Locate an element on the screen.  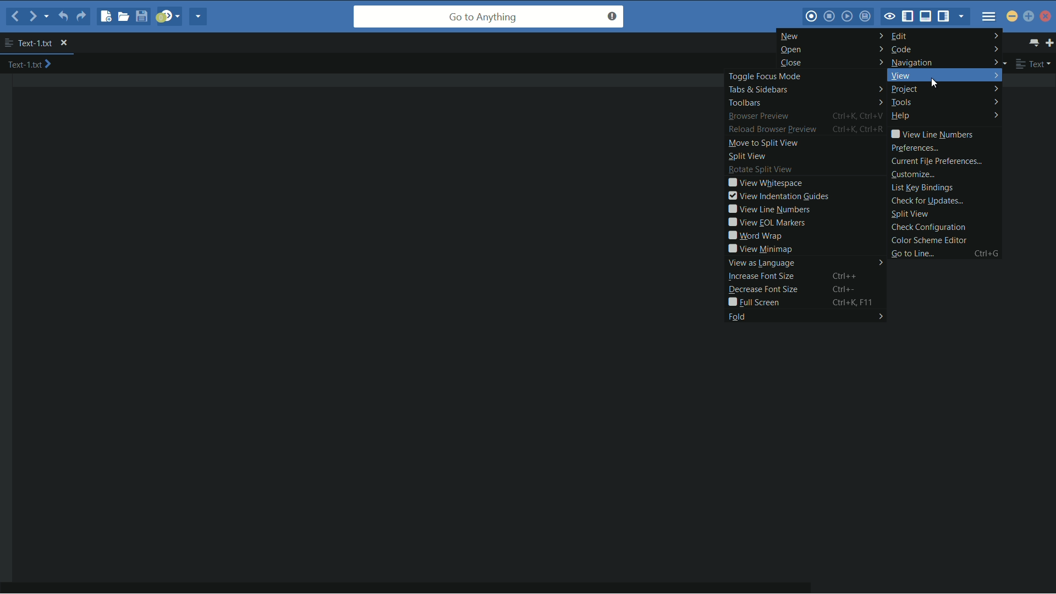
toggle focus mode is located at coordinates (889, 16).